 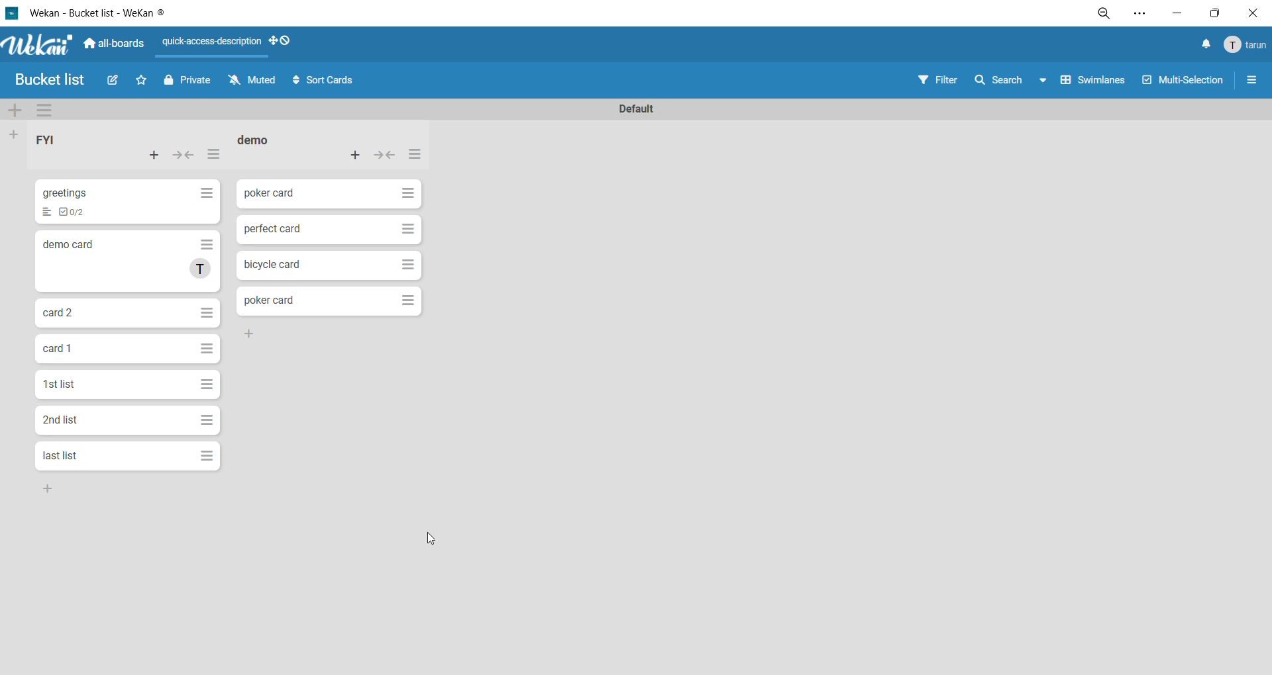 I want to click on quick access description, so click(x=214, y=46).